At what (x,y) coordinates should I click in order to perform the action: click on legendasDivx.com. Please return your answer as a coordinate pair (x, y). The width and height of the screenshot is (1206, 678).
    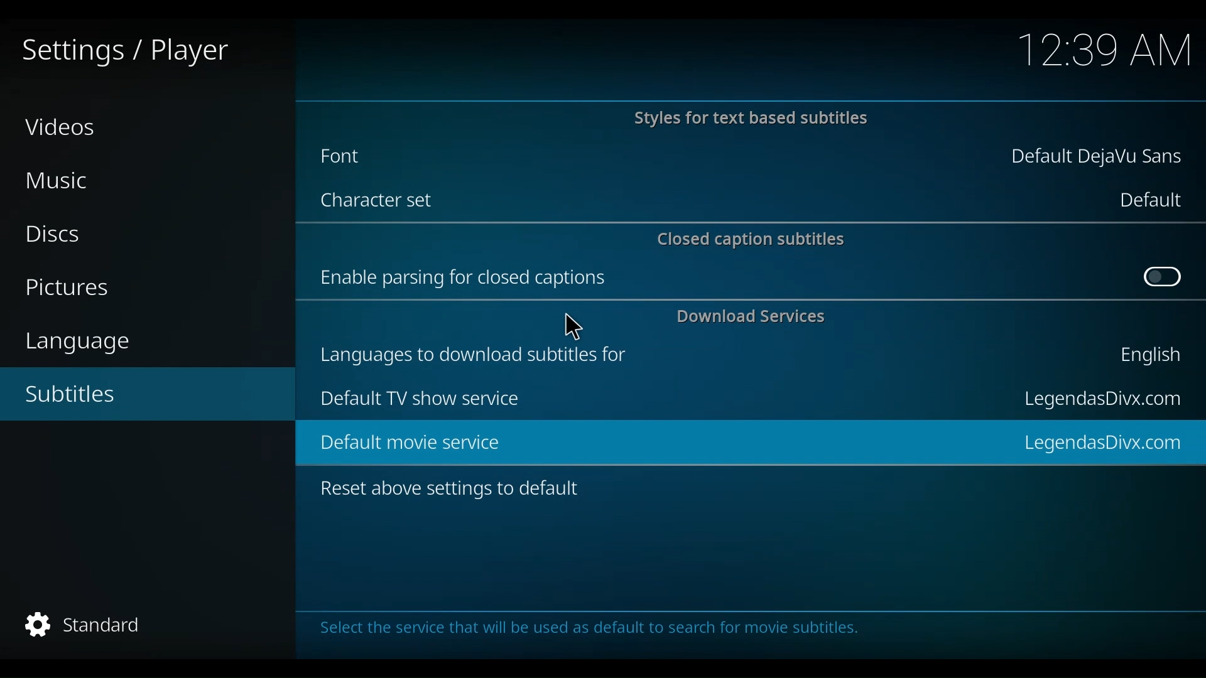
    Looking at the image, I should click on (1101, 400).